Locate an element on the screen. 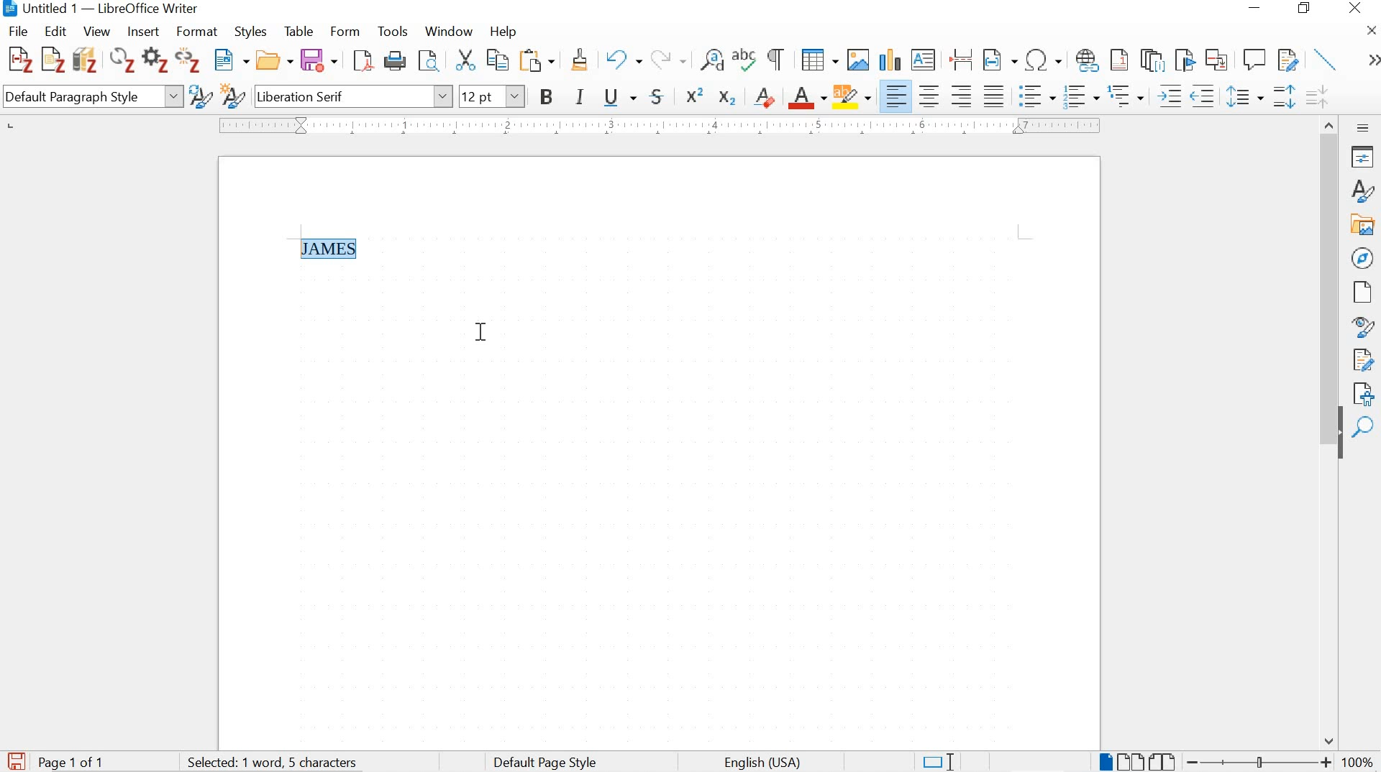 Image resolution: width=1381 pixels, height=772 pixels. font color is located at coordinates (808, 98).